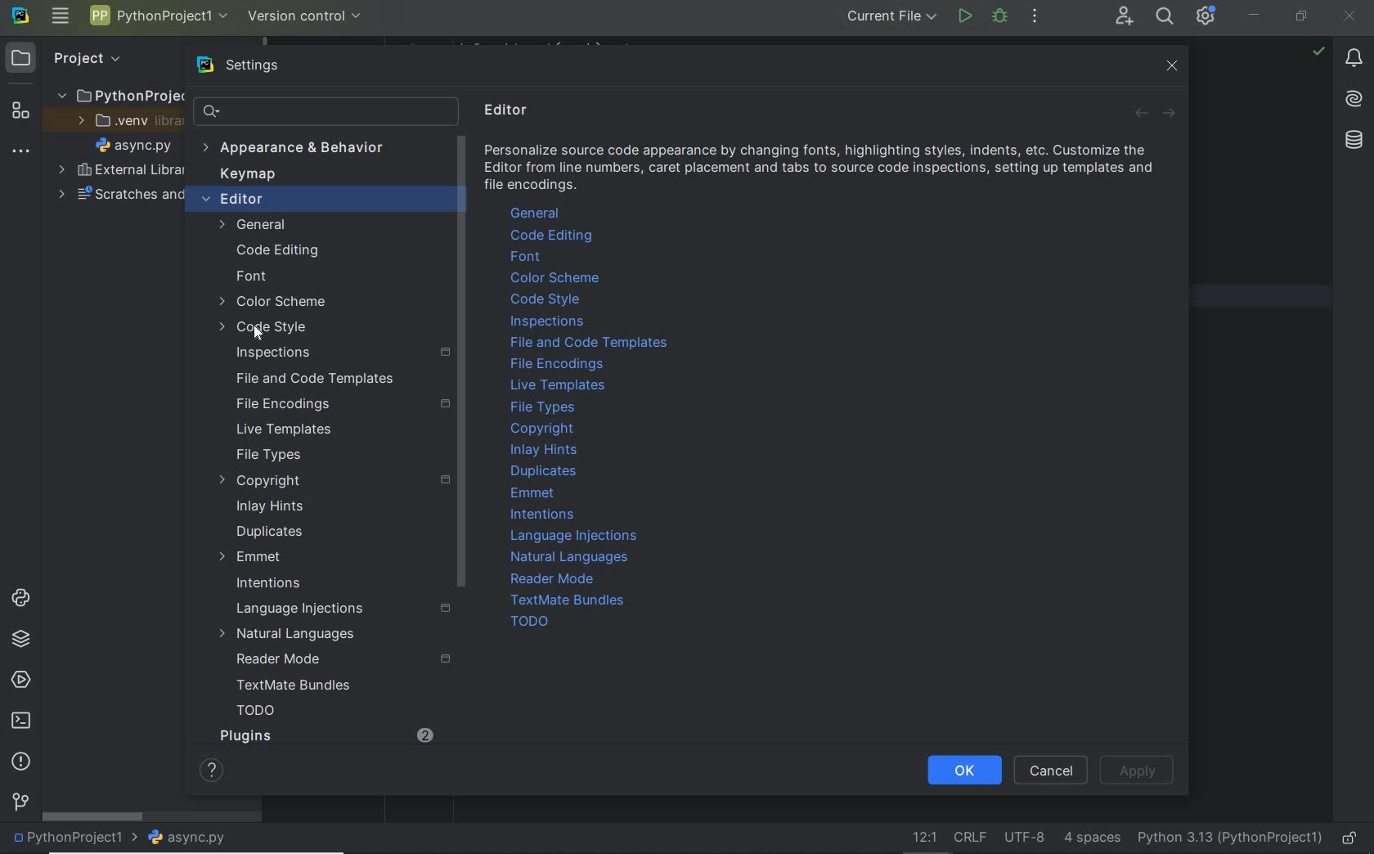 Image resolution: width=1374 pixels, height=854 pixels. Describe the element at coordinates (1140, 771) in the screenshot. I see `APPLY` at that location.